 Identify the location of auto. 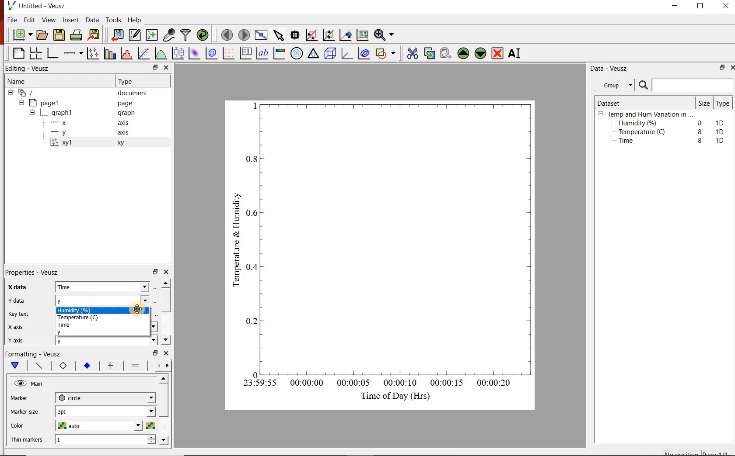
(70, 426).